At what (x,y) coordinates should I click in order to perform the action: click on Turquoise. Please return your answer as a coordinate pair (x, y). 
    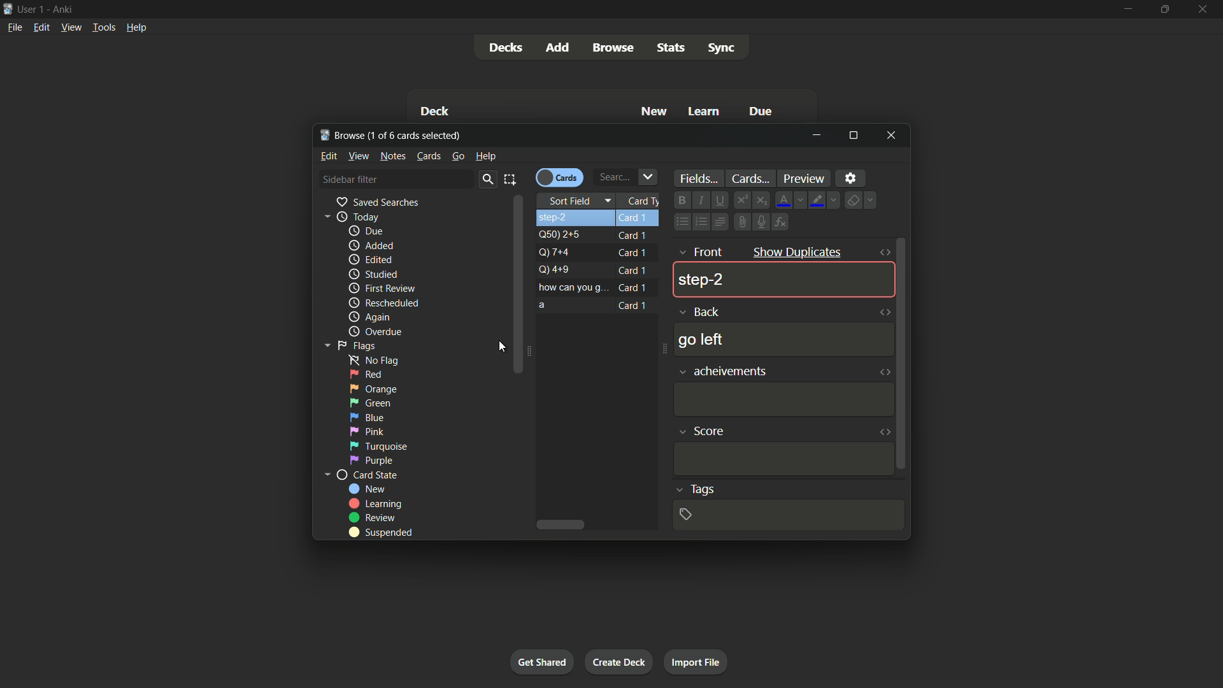
    Looking at the image, I should click on (377, 446).